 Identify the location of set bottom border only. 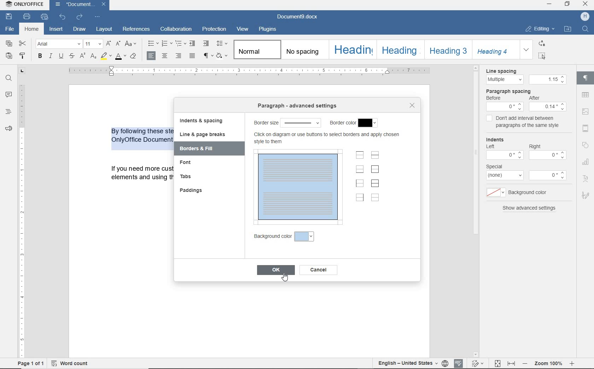
(360, 169).